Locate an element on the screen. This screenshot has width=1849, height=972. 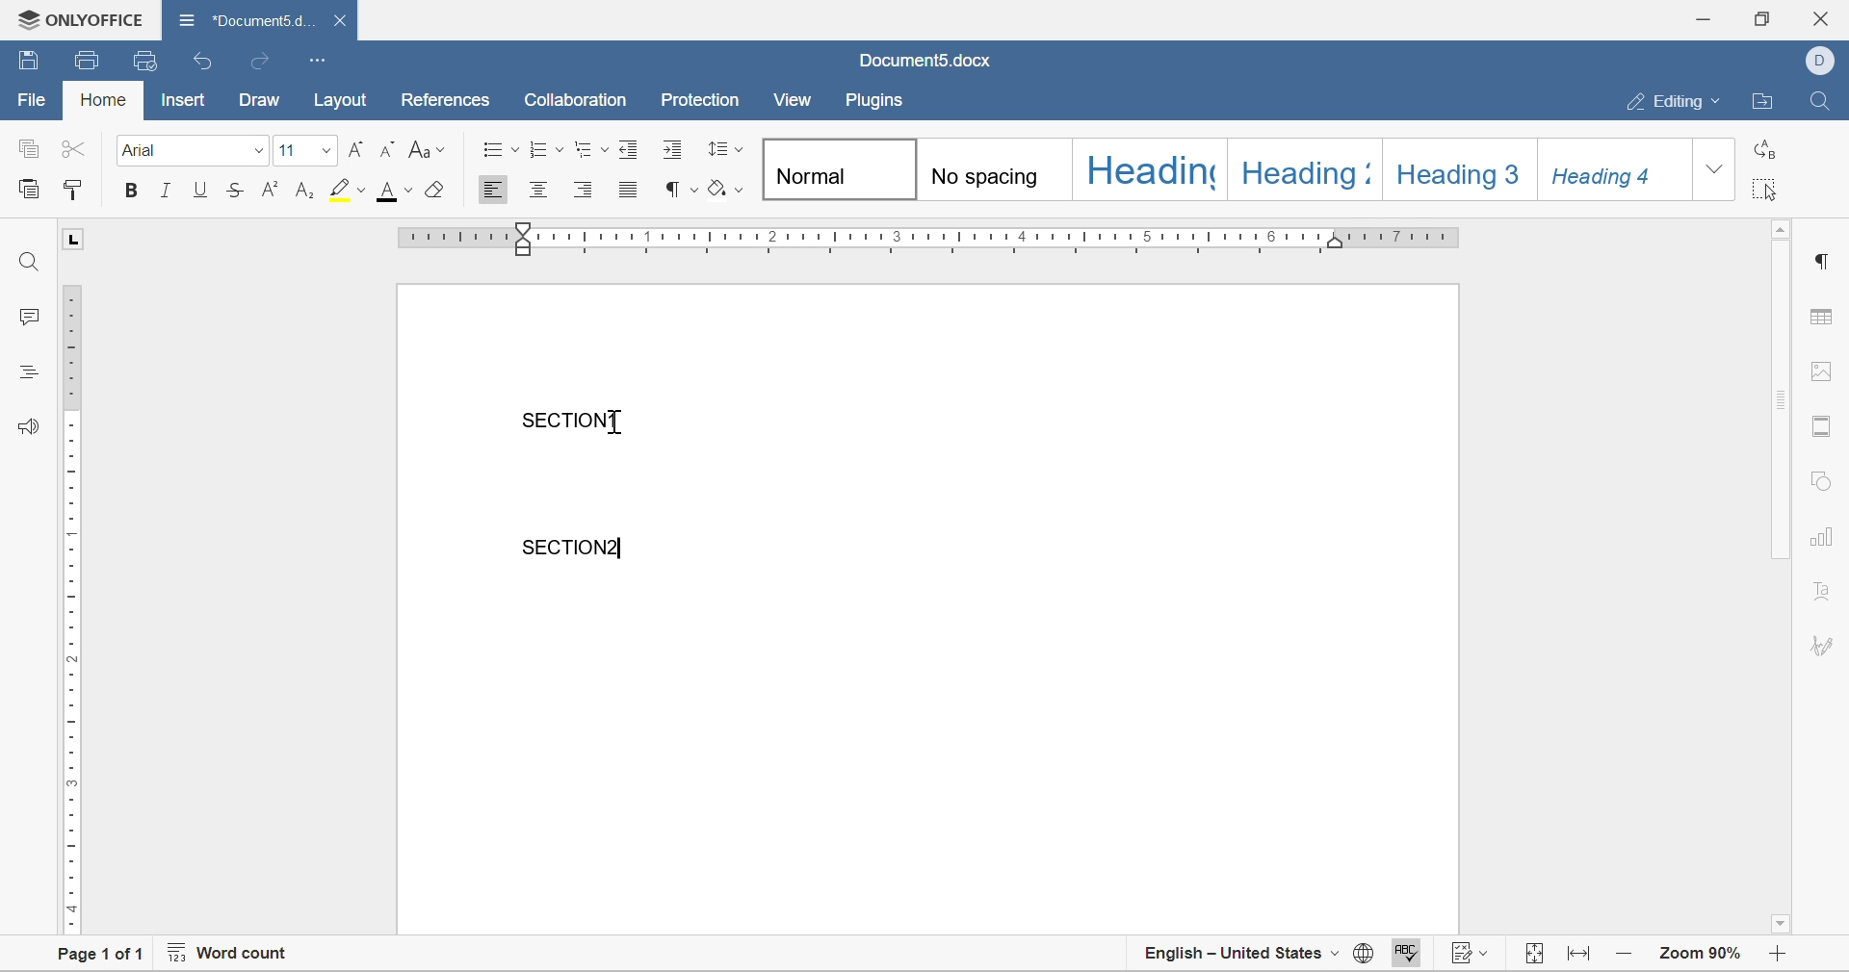
increment font size is located at coordinates (355, 148).